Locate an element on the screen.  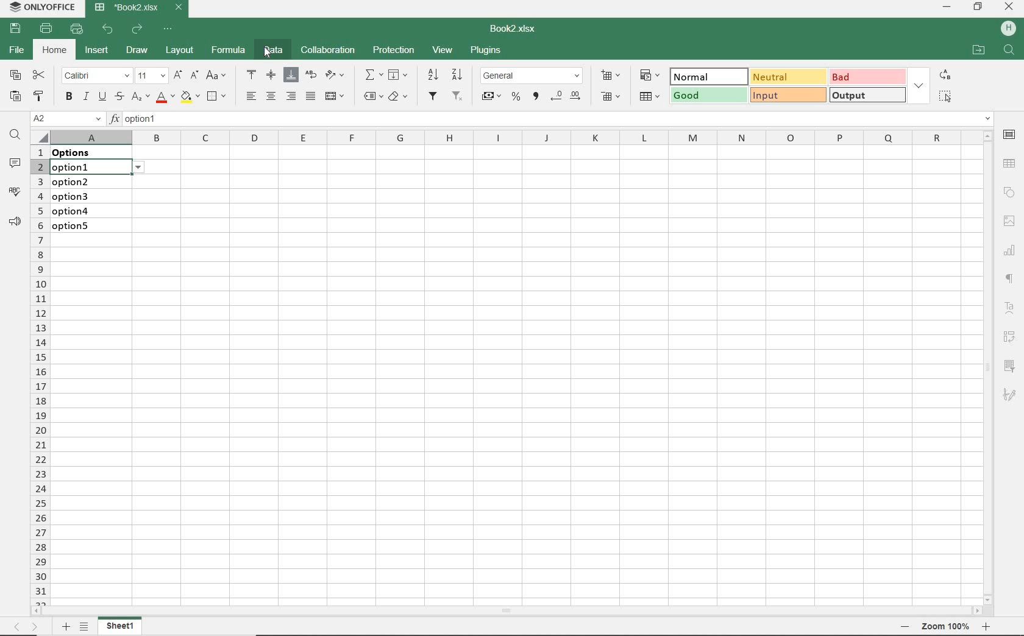
SHAPE is located at coordinates (1011, 193).